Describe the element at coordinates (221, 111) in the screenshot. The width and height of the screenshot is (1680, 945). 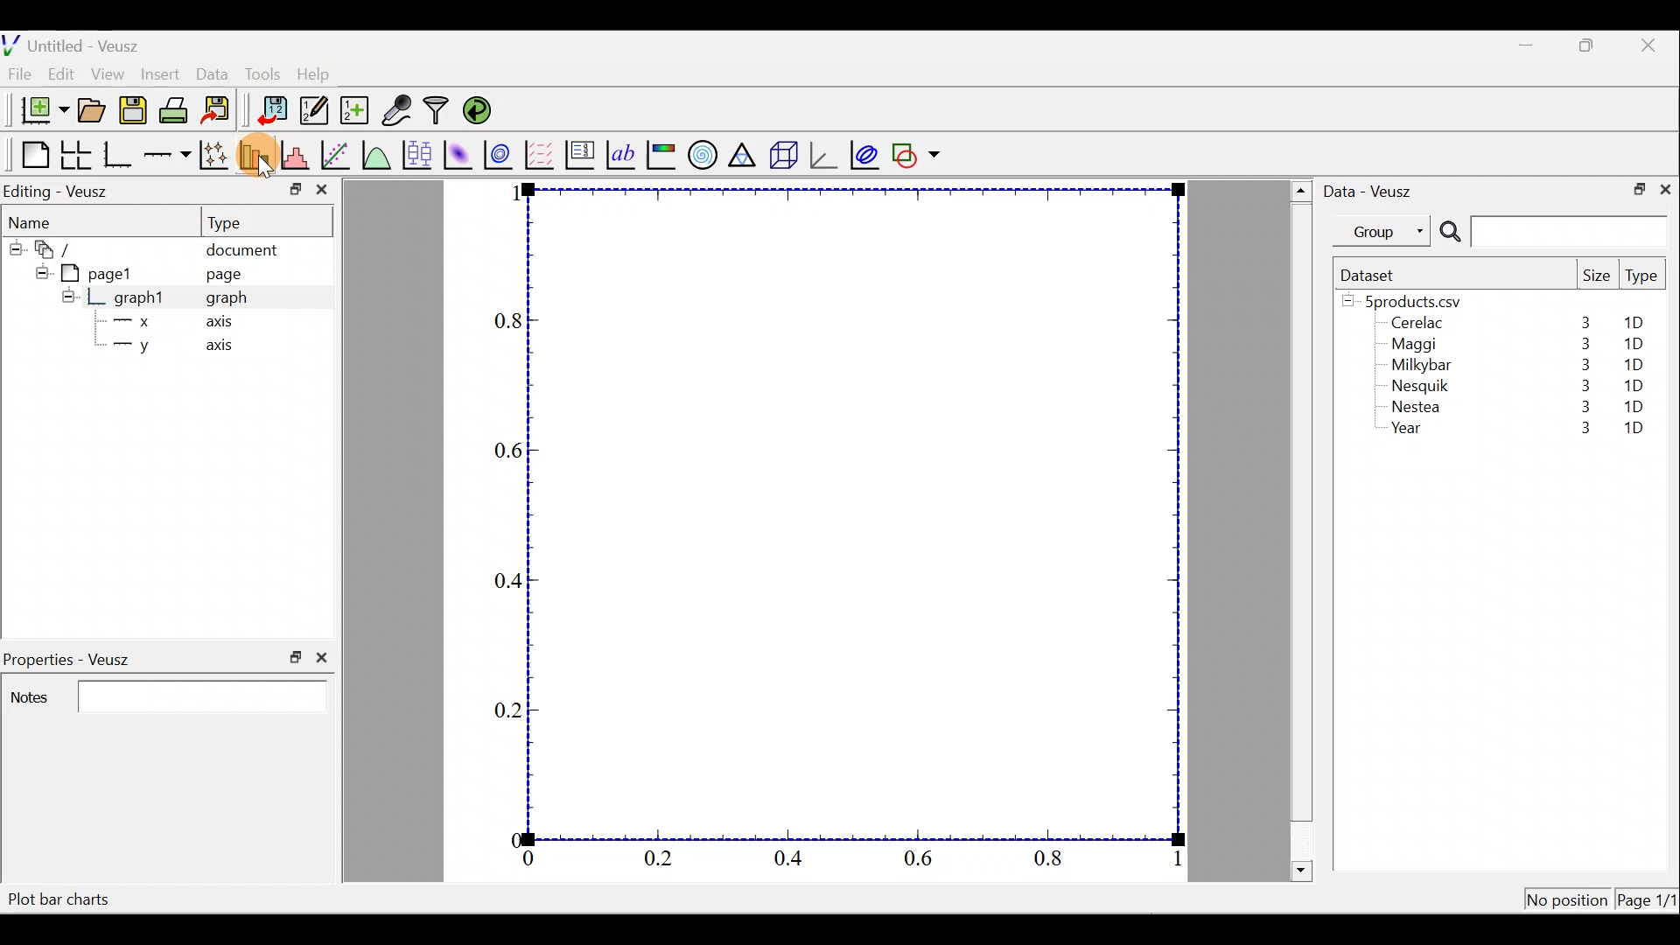
I see `Export to graphics format` at that location.